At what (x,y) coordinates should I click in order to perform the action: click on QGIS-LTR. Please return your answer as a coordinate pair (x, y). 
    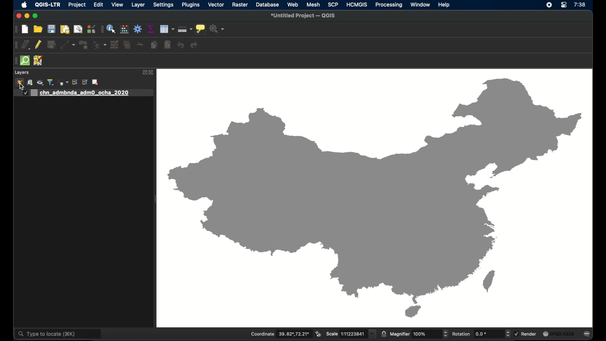
    Looking at the image, I should click on (48, 5).